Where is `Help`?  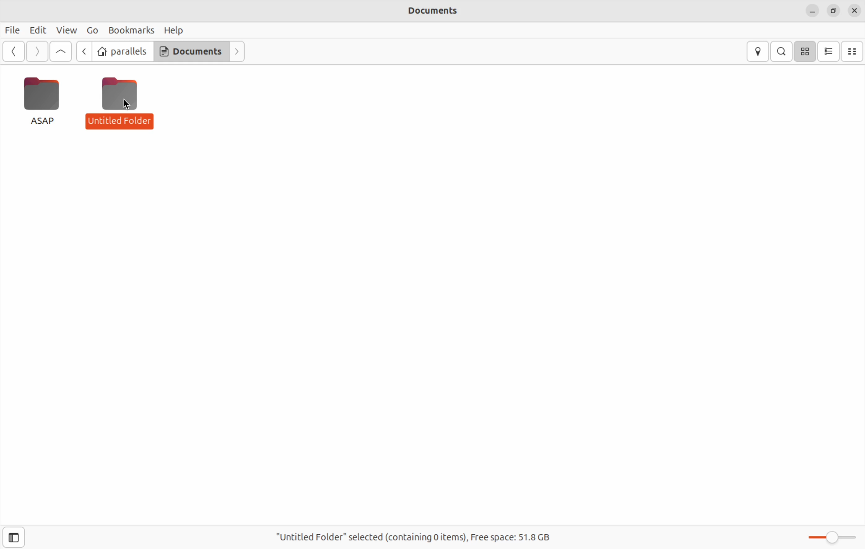
Help is located at coordinates (174, 28).